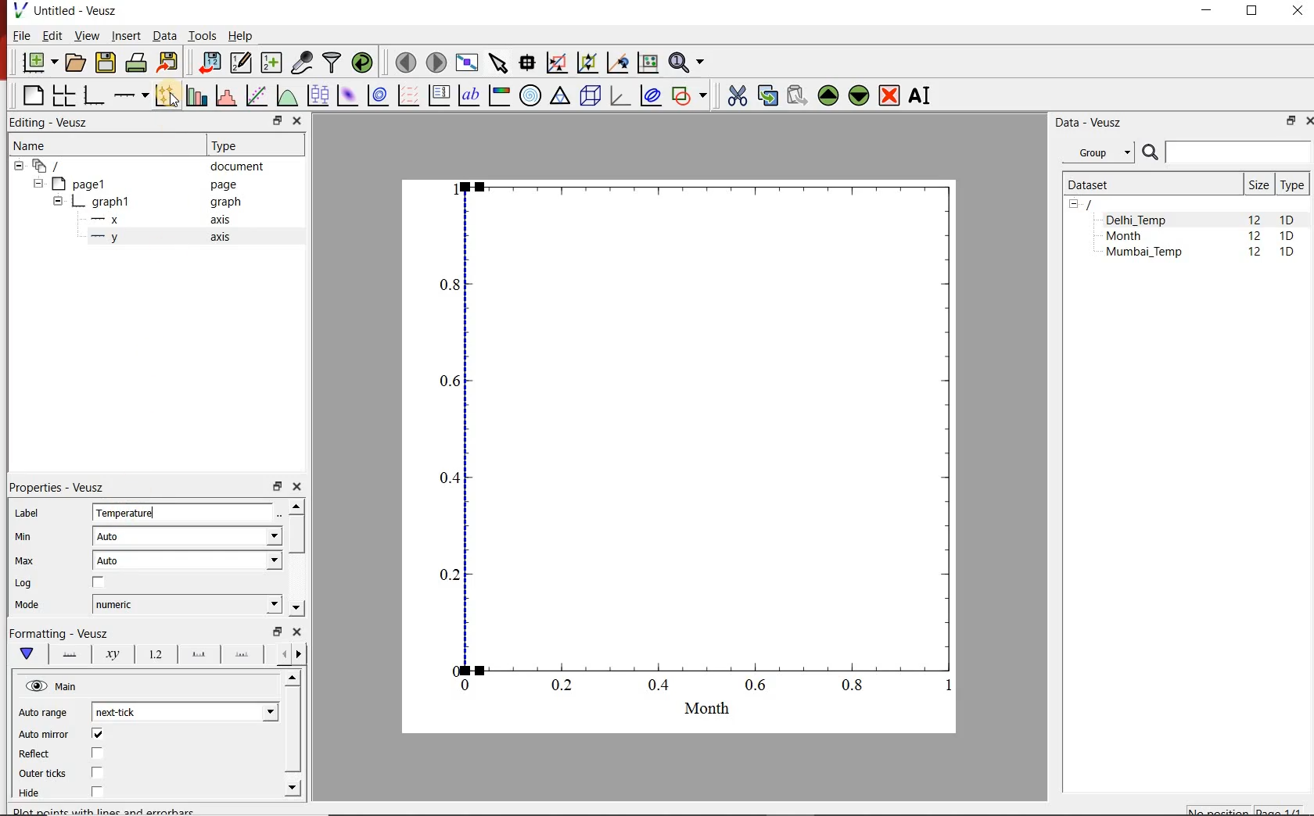 This screenshot has height=816, width=1314. Describe the element at coordinates (1252, 12) in the screenshot. I see `RESTORE` at that location.